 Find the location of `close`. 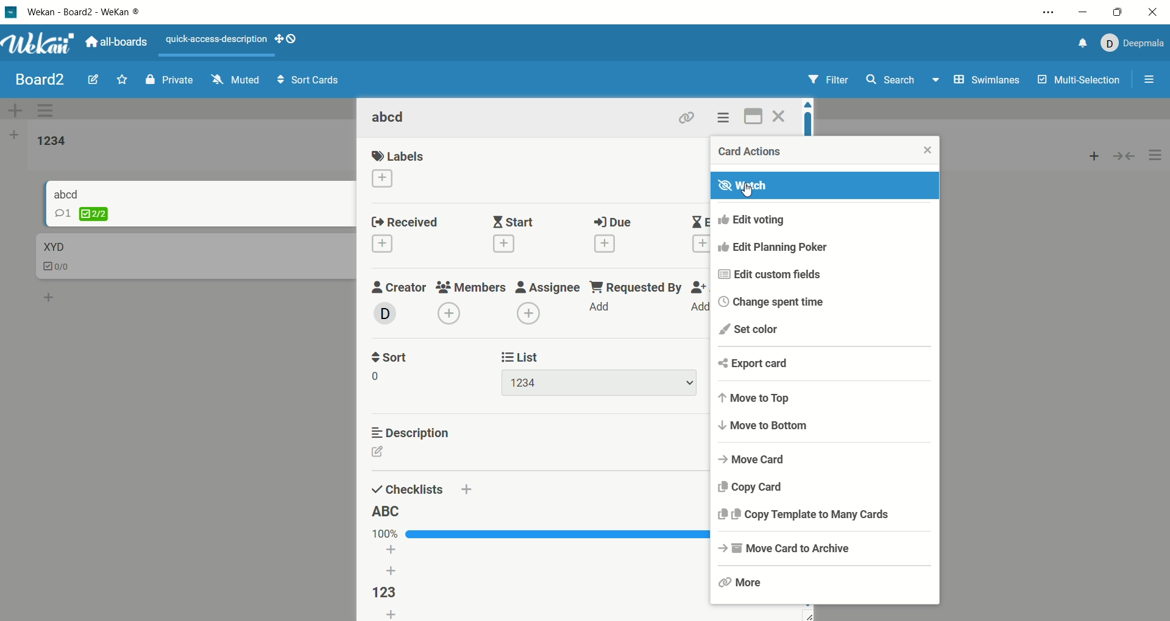

close is located at coordinates (1152, 12).